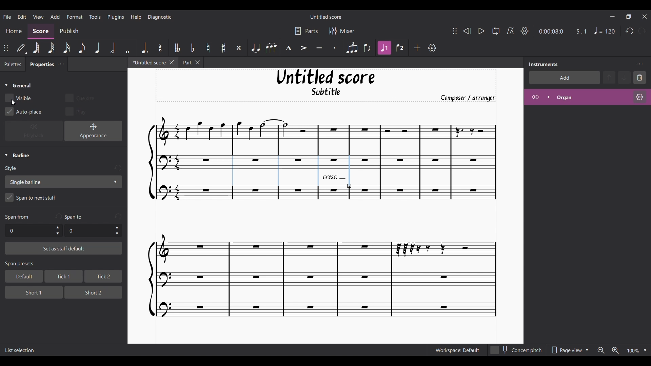 This screenshot has height=366, width=651. Describe the element at coordinates (640, 77) in the screenshot. I see `Delete selection` at that location.